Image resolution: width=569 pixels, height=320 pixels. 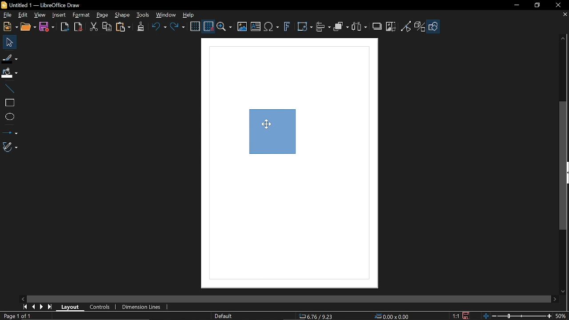 What do you see at coordinates (323, 27) in the screenshot?
I see `Align` at bounding box center [323, 27].